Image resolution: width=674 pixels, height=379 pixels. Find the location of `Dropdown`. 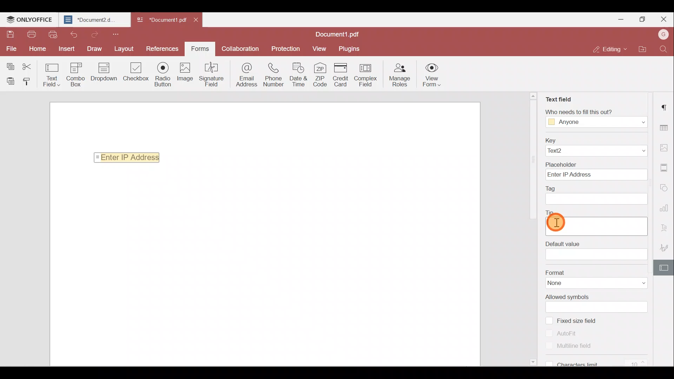

Dropdown is located at coordinates (635, 121).